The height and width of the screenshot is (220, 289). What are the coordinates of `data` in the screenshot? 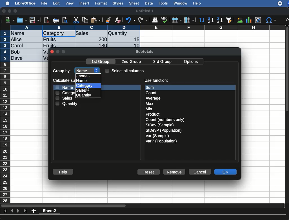 It's located at (149, 3).